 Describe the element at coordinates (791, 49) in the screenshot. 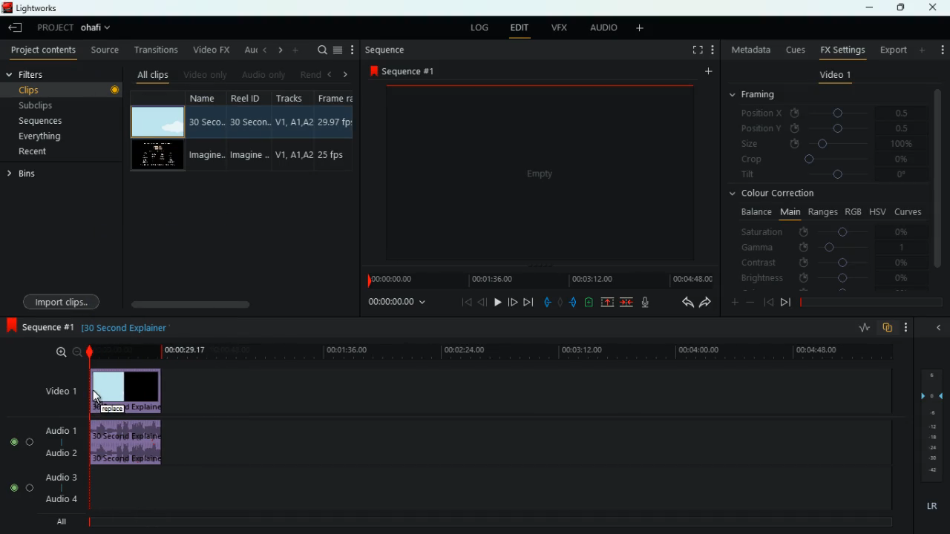

I see `cues` at that location.